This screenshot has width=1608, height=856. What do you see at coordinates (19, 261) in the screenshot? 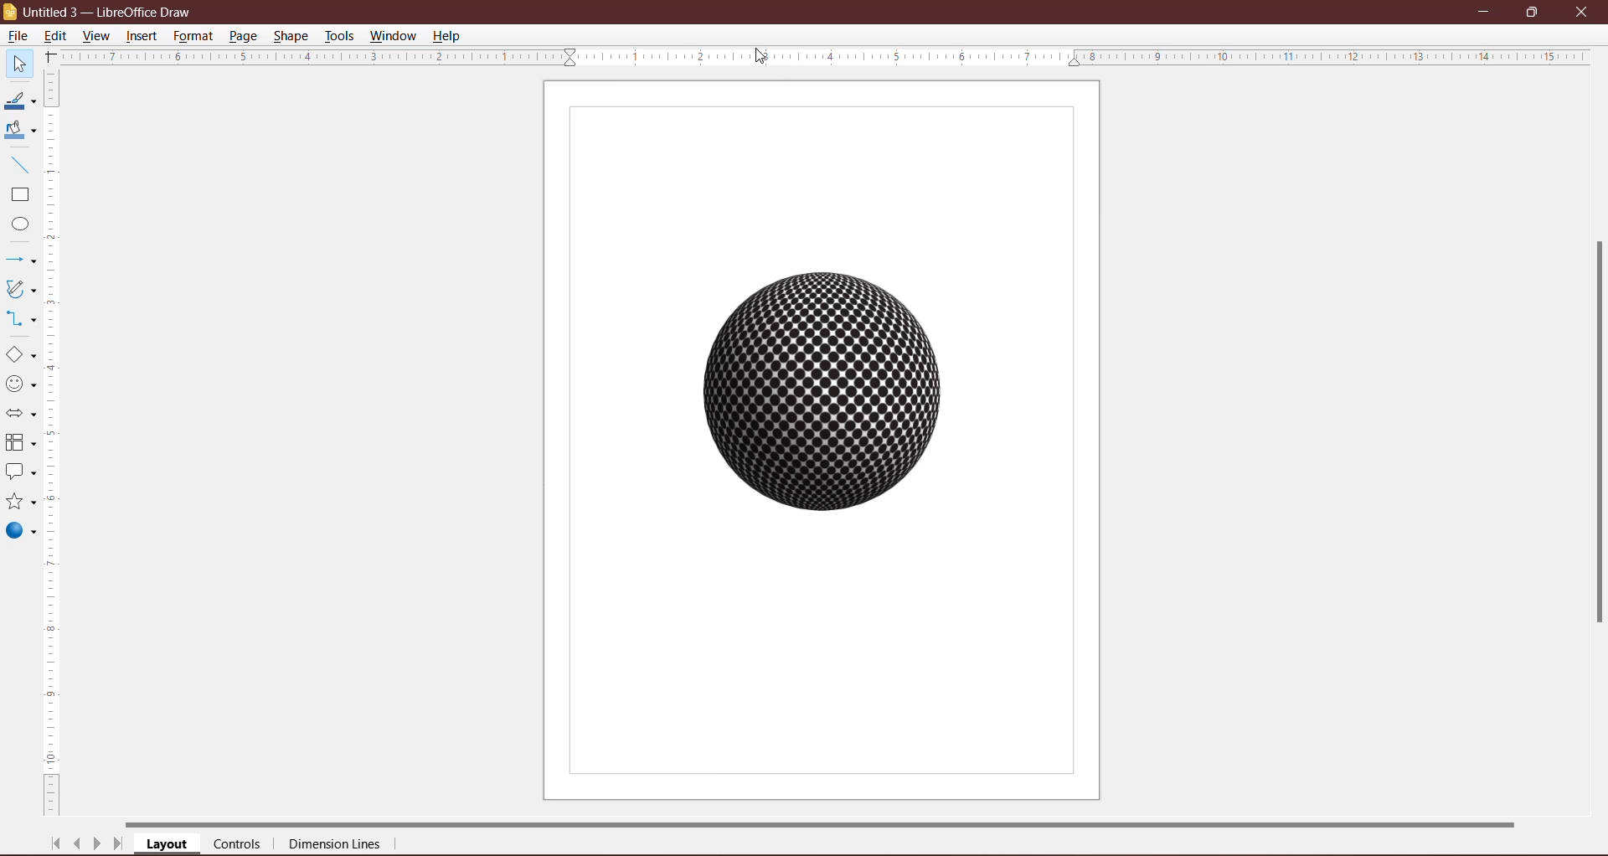
I see `Lines and Arrows` at bounding box center [19, 261].